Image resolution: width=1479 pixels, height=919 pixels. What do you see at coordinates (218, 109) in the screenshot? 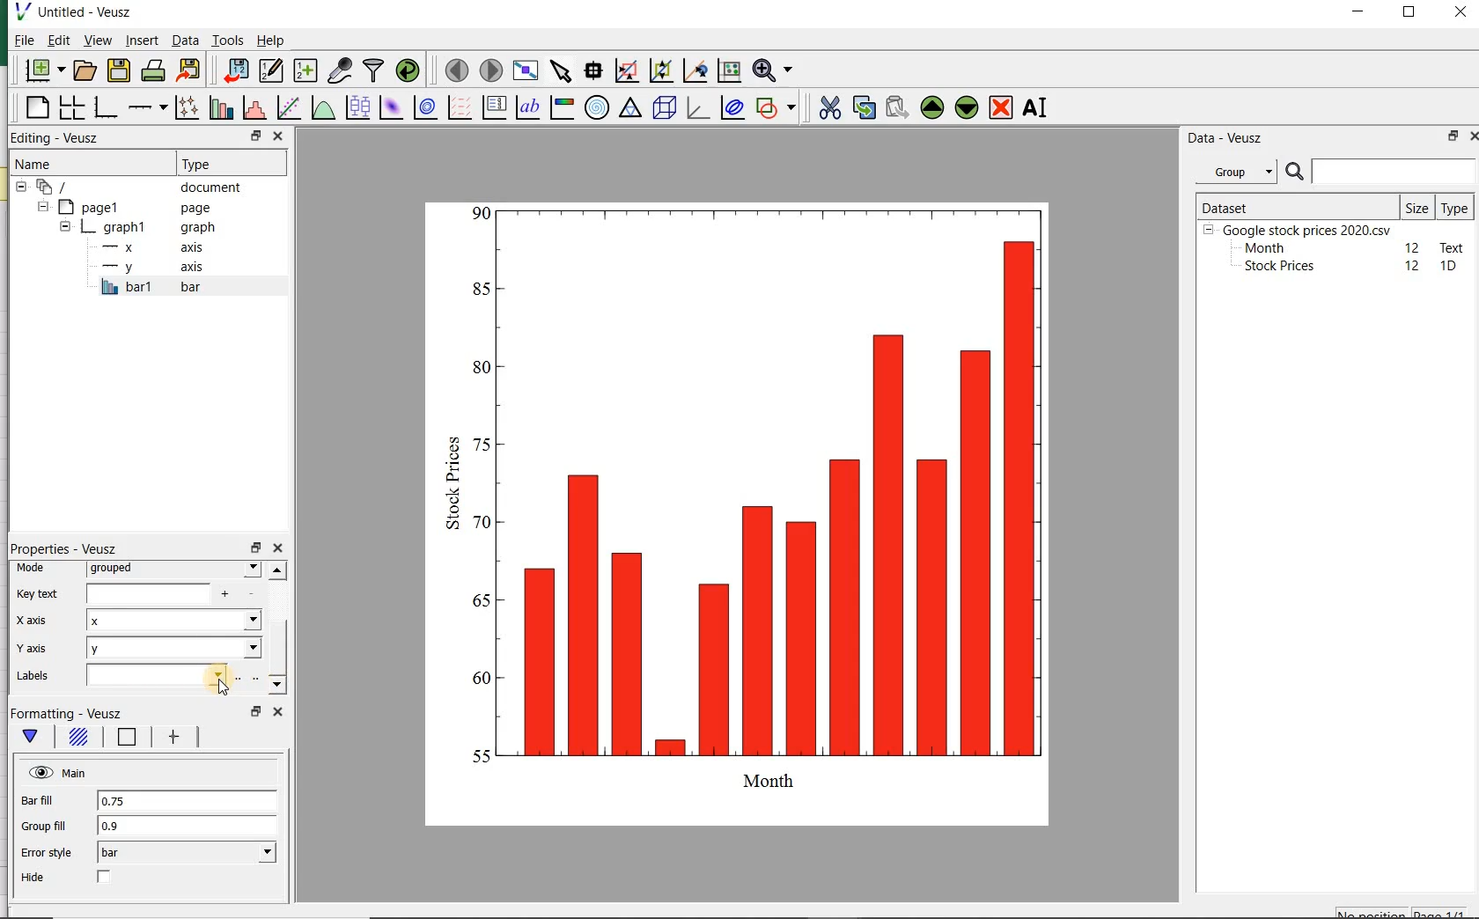
I see `plot bar charts` at bounding box center [218, 109].